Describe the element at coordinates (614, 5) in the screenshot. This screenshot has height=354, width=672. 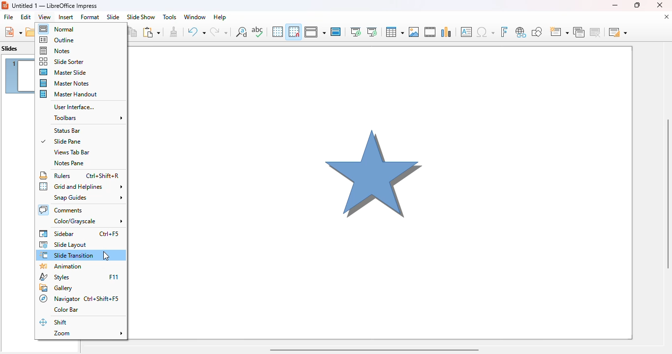
I see `minimize` at that location.